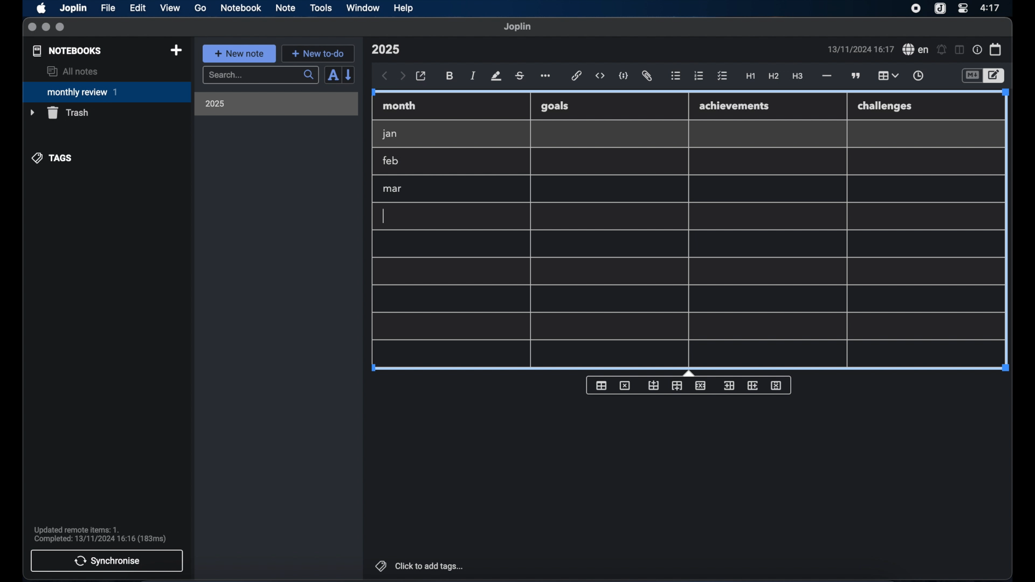  Describe the element at coordinates (991, 8) in the screenshot. I see `time` at that location.